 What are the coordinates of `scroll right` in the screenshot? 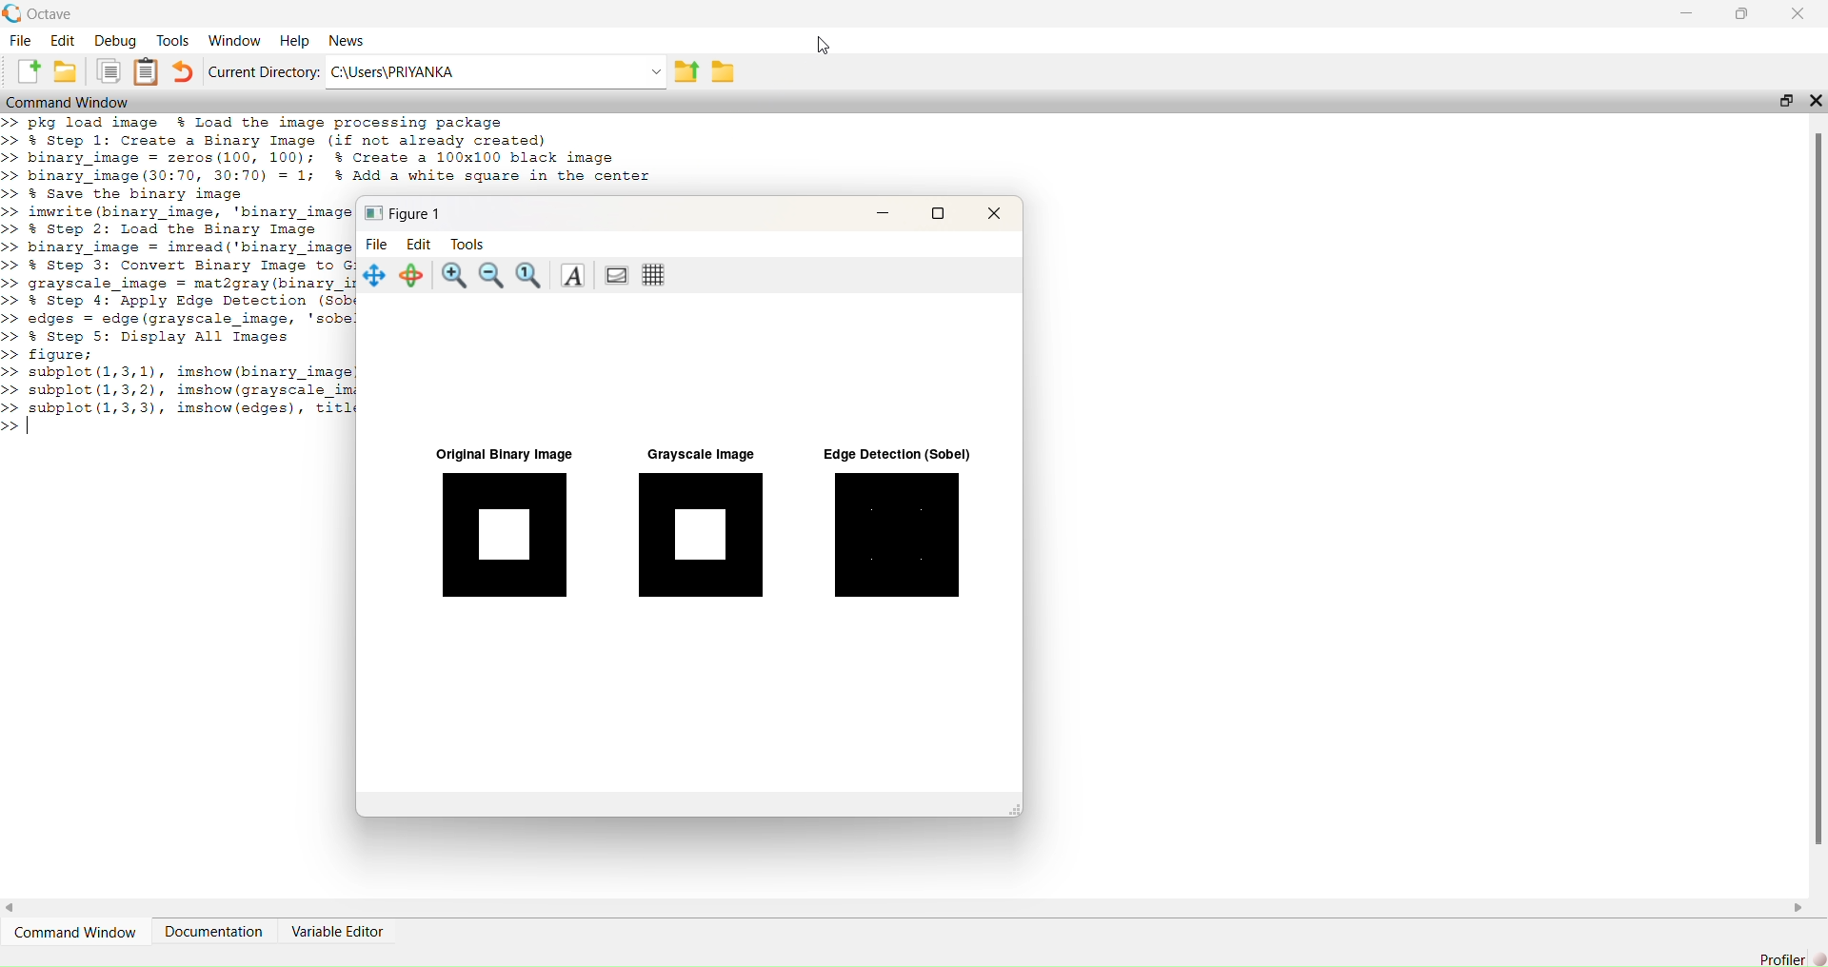 It's located at (1799, 908).